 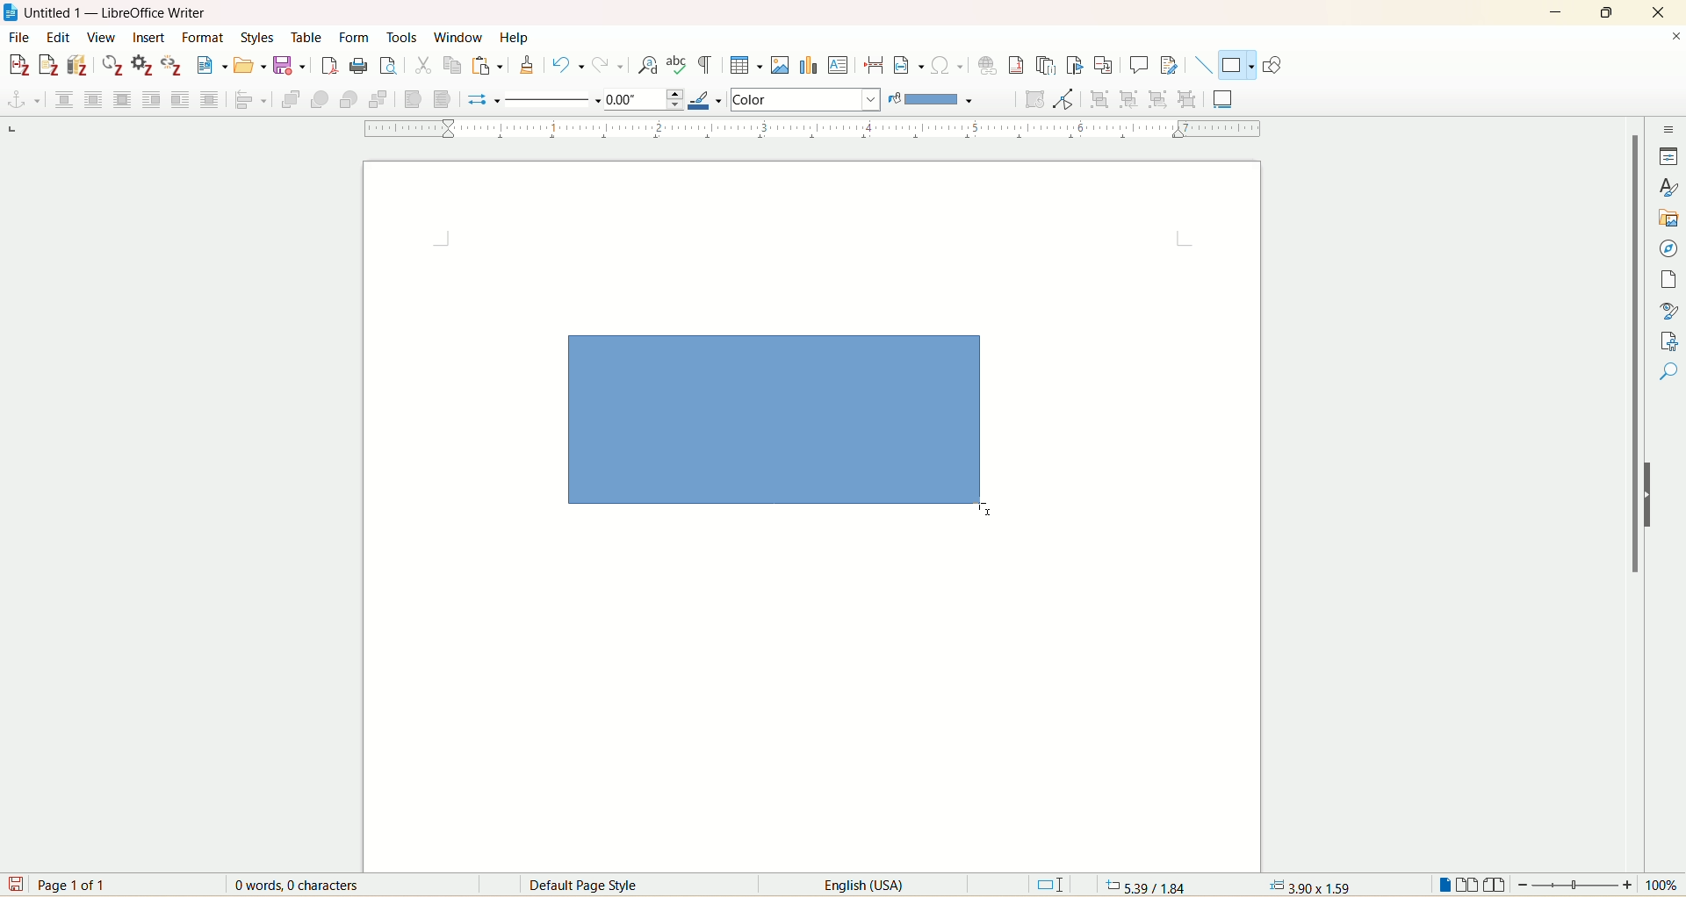 What do you see at coordinates (989, 63) in the screenshot?
I see `insert hyperlink` at bounding box center [989, 63].